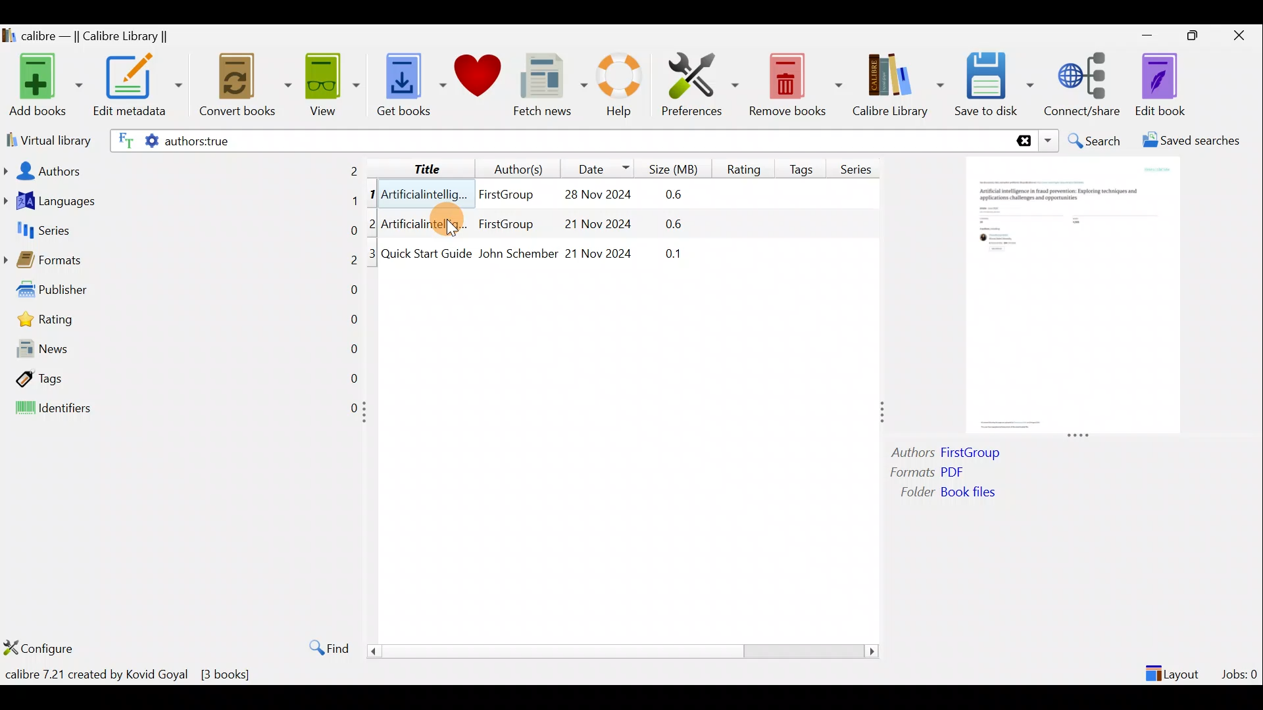  What do you see at coordinates (46, 139) in the screenshot?
I see `Virtual library` at bounding box center [46, 139].